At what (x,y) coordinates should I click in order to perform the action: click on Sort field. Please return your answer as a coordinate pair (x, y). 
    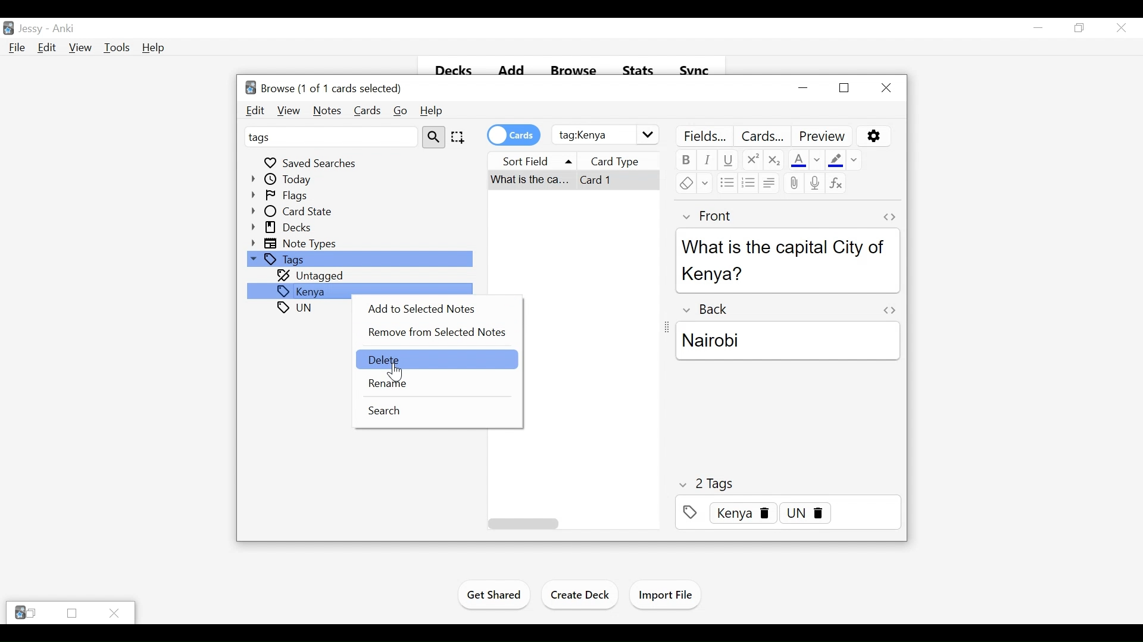
    Looking at the image, I should click on (535, 159).